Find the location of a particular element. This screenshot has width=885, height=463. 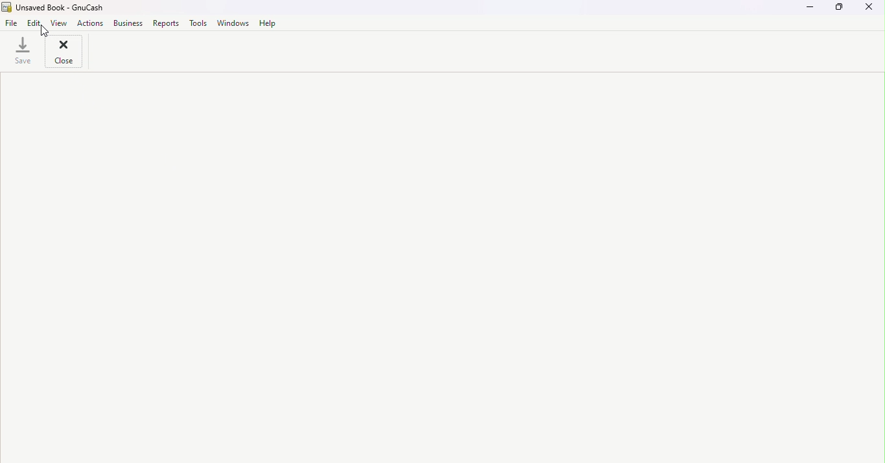

Tools is located at coordinates (200, 23).